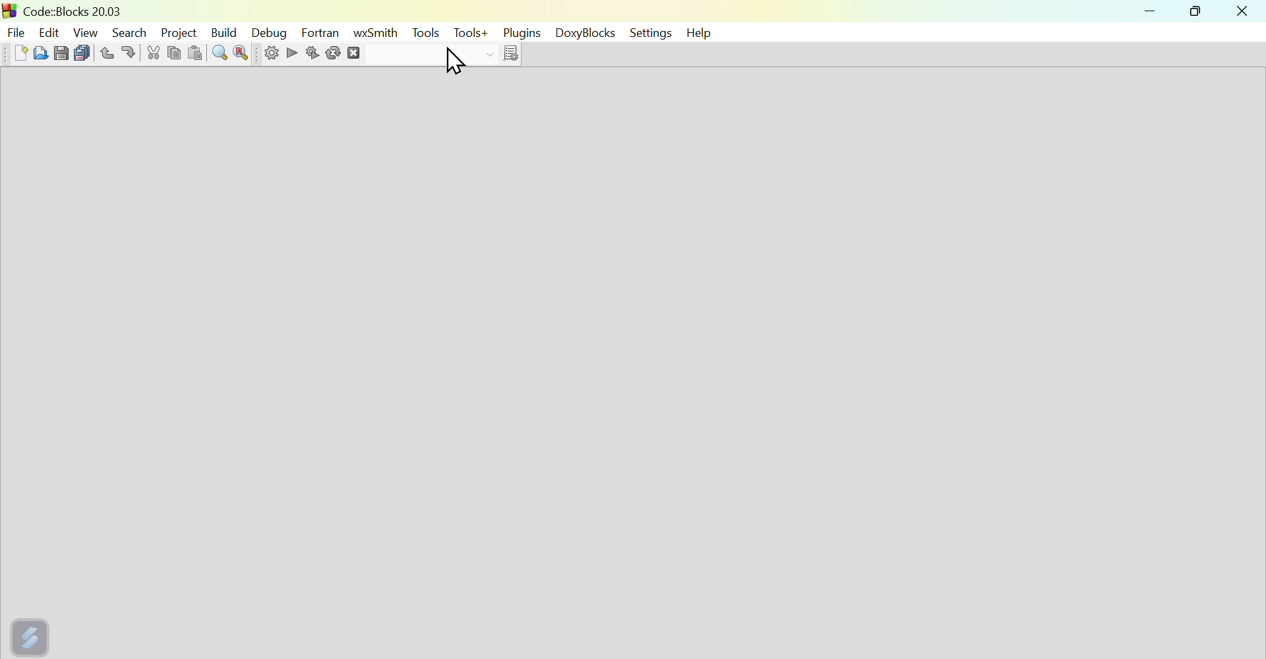  I want to click on Doxyblocks, so click(586, 34).